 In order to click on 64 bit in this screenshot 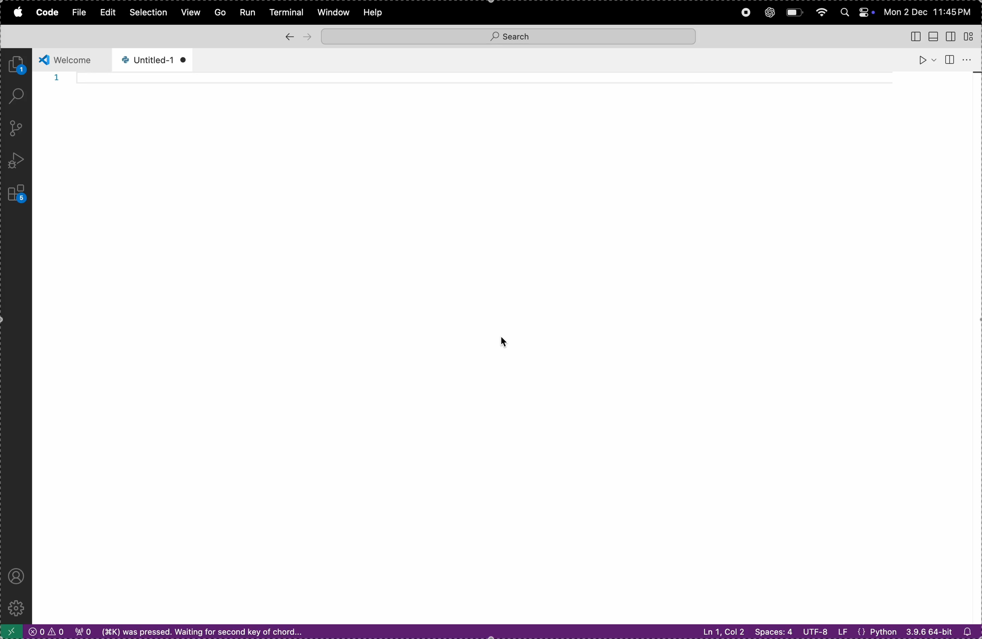, I will do `click(928, 633)`.